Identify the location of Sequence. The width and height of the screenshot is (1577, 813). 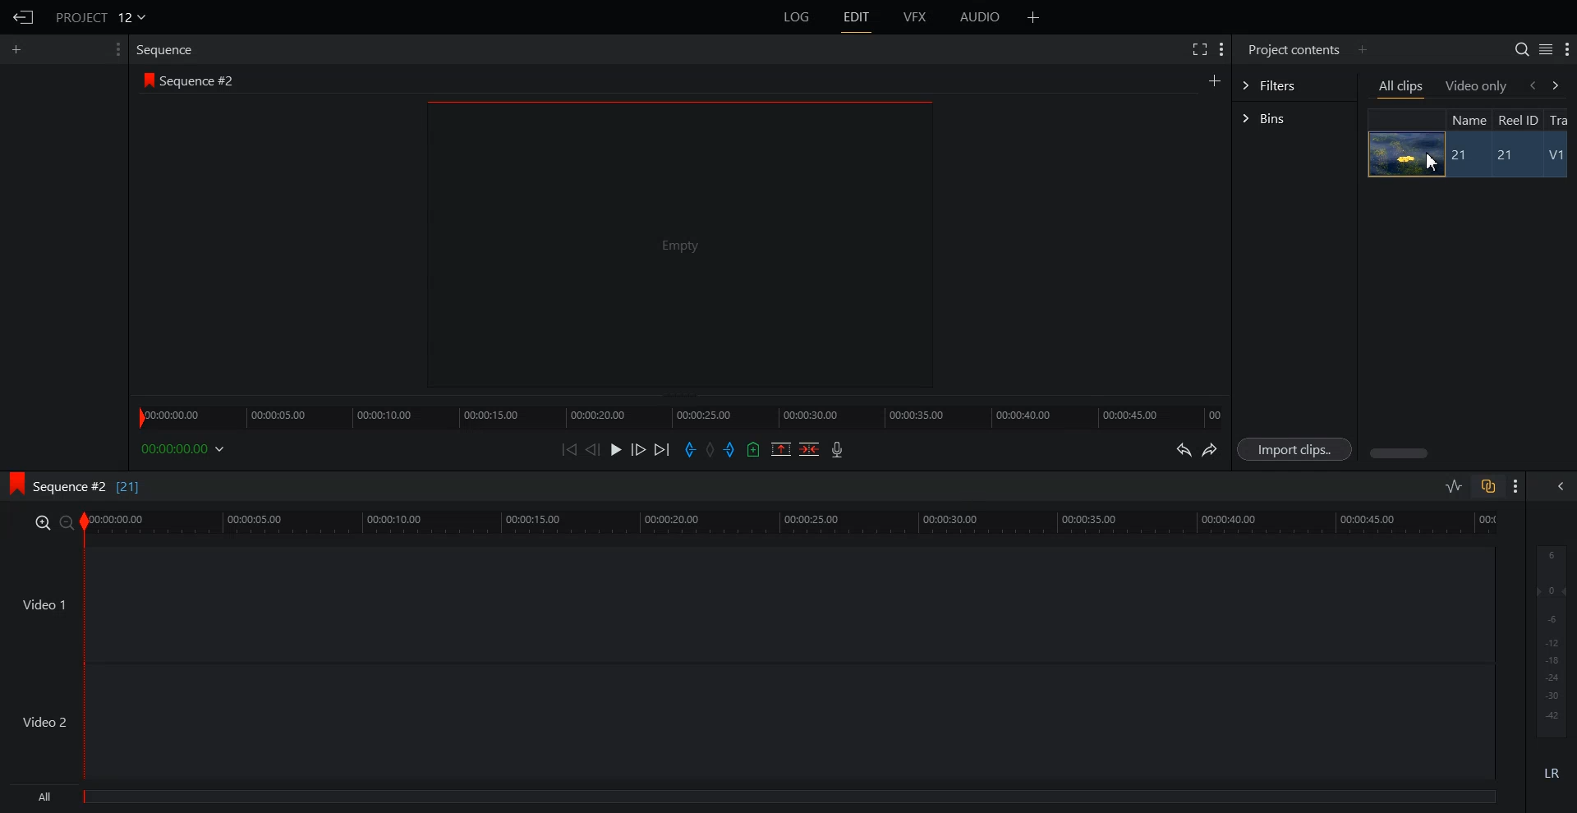
(168, 49).